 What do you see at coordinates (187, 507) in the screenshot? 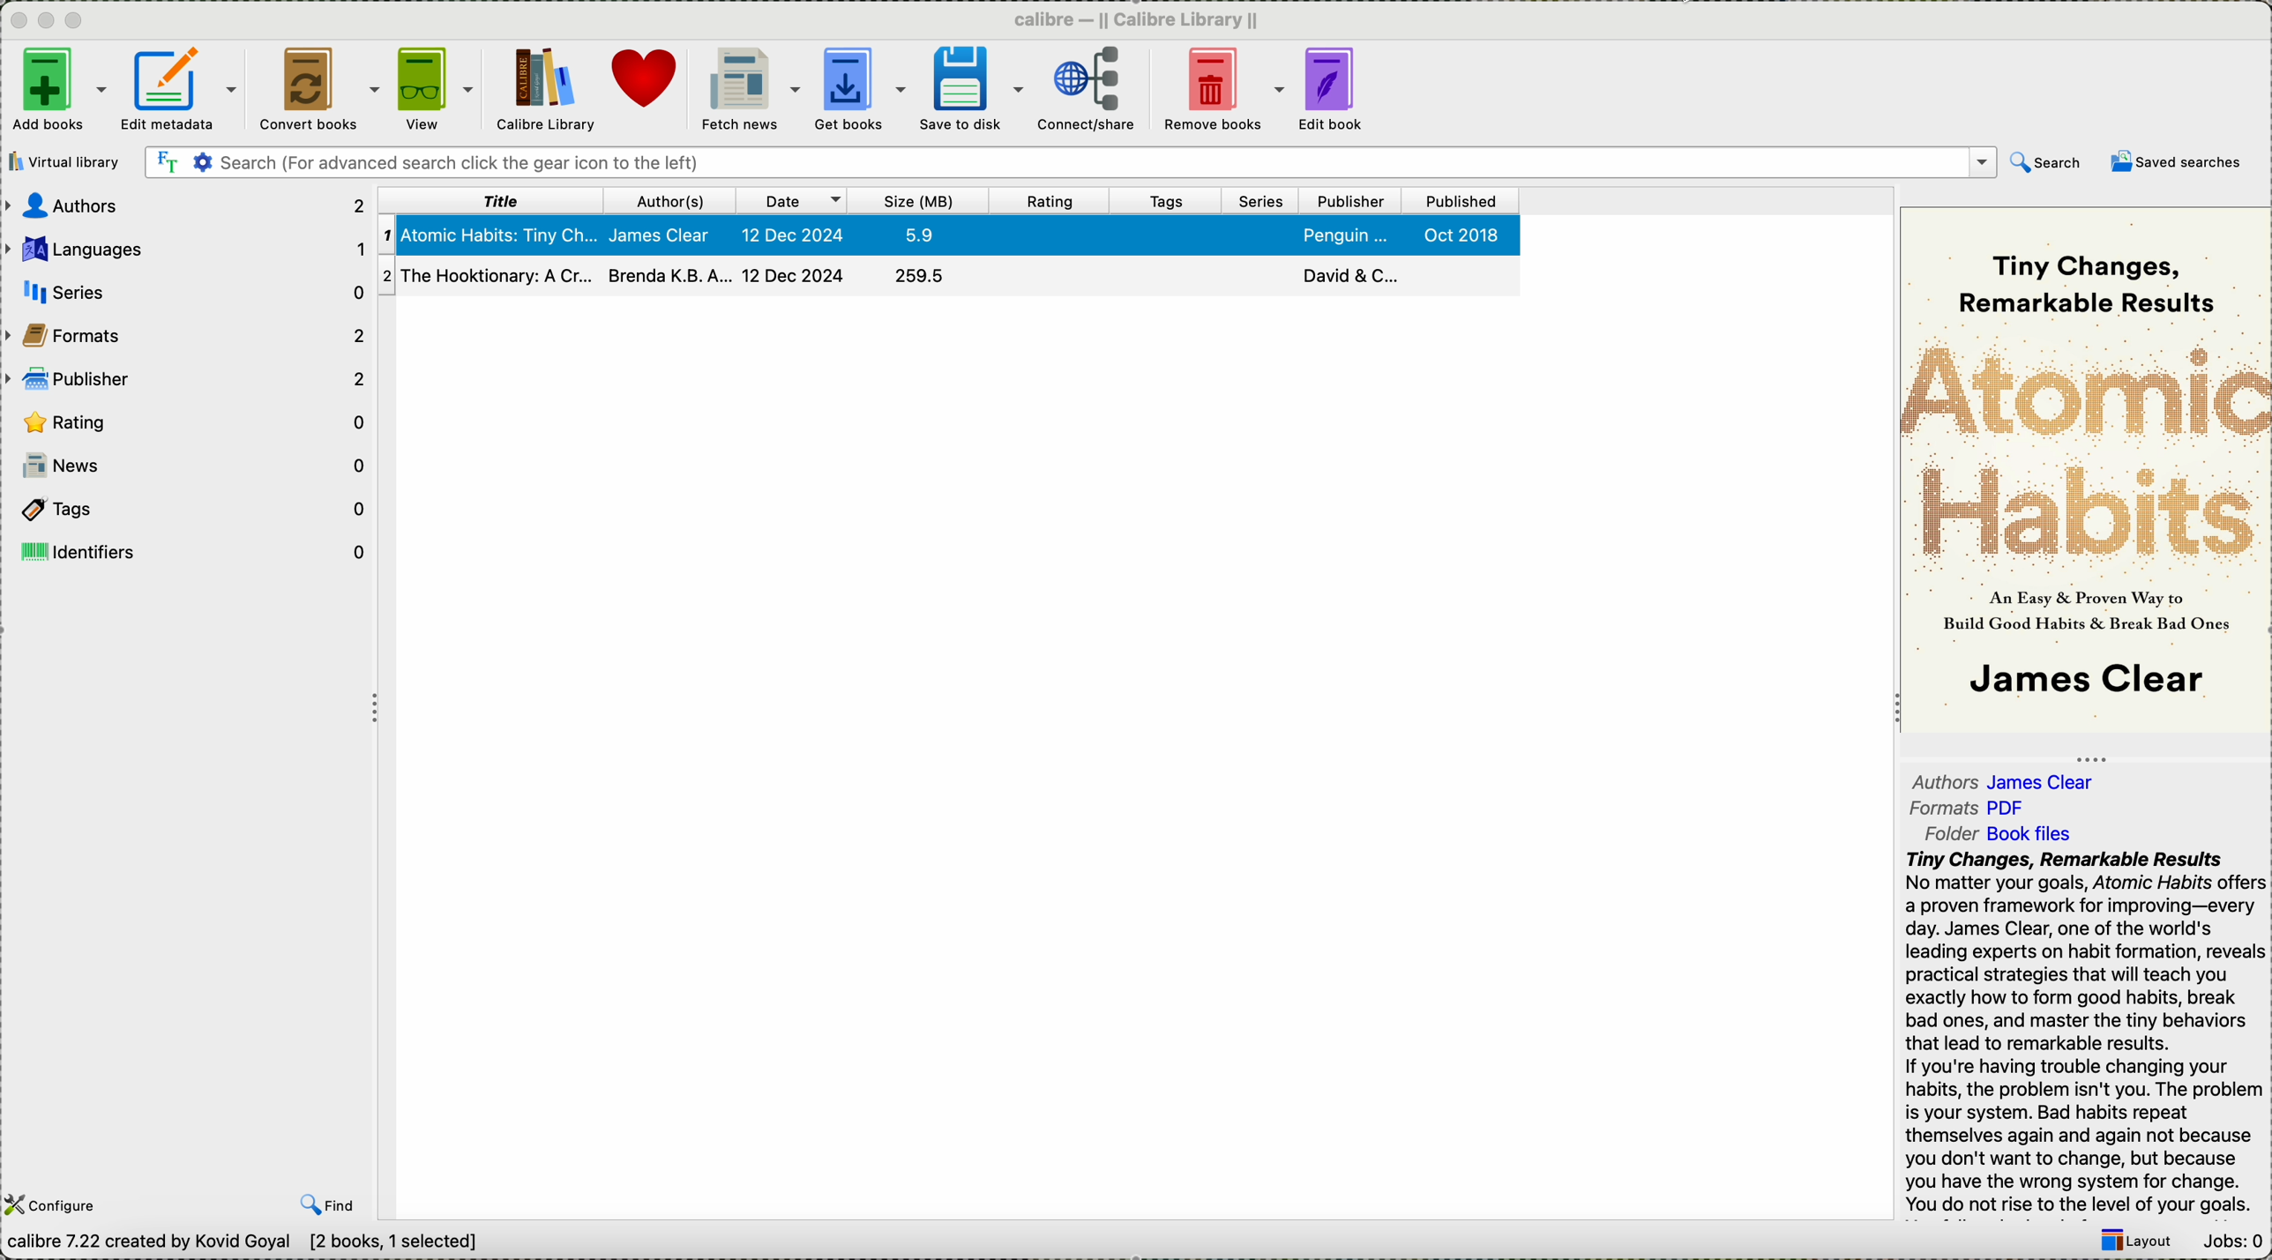
I see `tags` at bounding box center [187, 507].